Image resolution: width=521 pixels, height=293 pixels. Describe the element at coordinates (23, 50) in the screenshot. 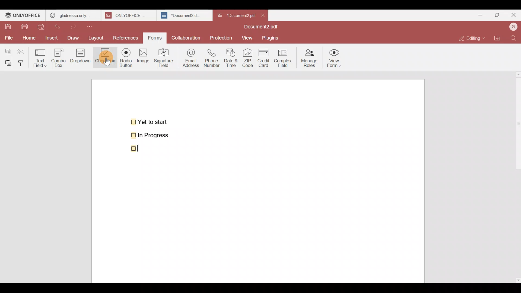

I see `Cut` at that location.